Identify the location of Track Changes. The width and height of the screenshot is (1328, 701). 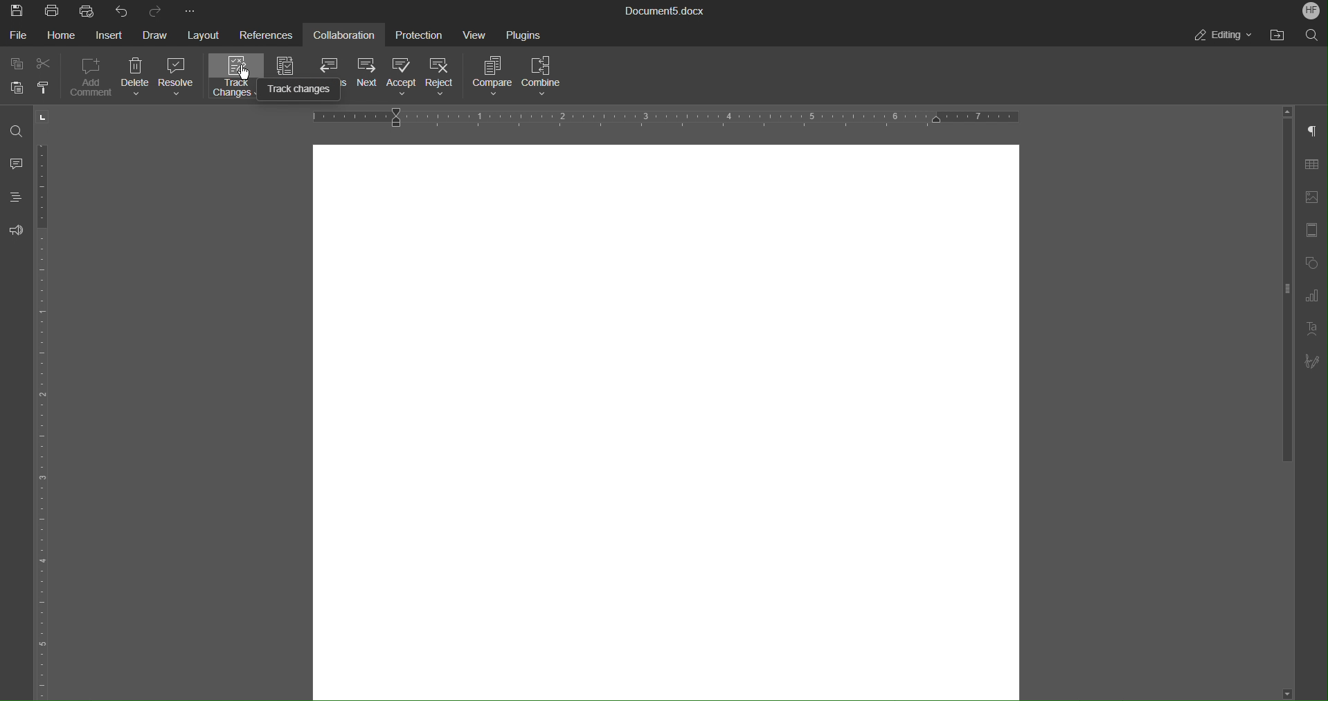
(235, 79).